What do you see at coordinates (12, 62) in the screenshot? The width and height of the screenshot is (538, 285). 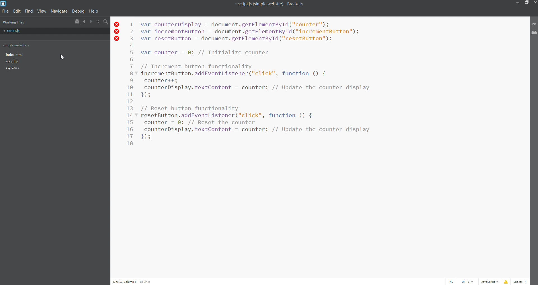 I see `file tree- script.js` at bounding box center [12, 62].